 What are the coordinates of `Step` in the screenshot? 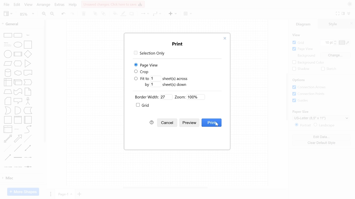 It's located at (28, 82).